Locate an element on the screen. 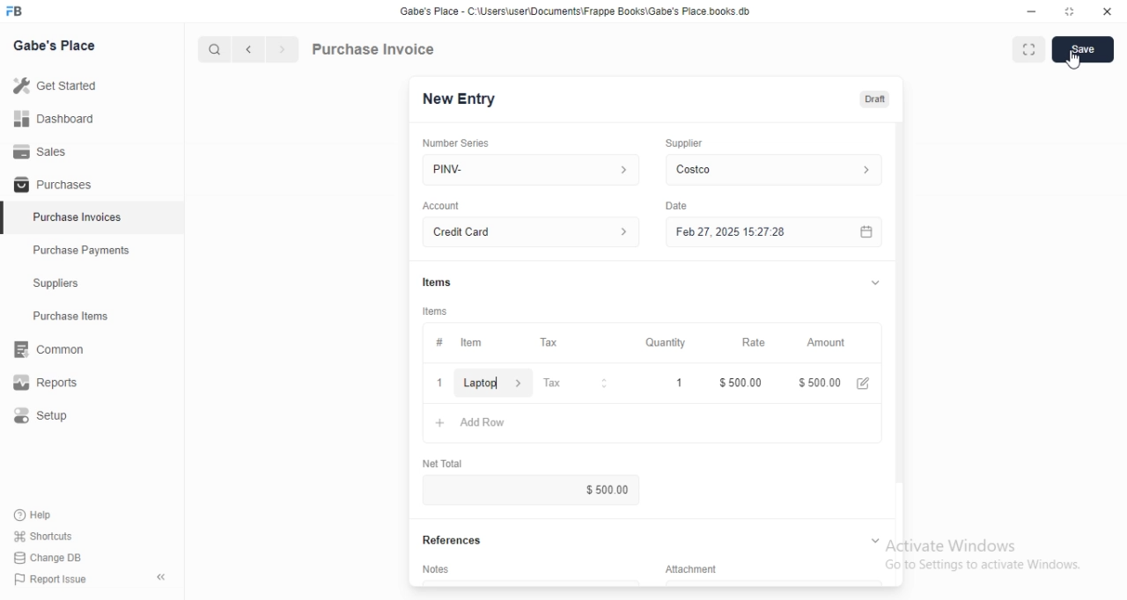  Toggle between form and full width is located at coordinates (1029, 49).